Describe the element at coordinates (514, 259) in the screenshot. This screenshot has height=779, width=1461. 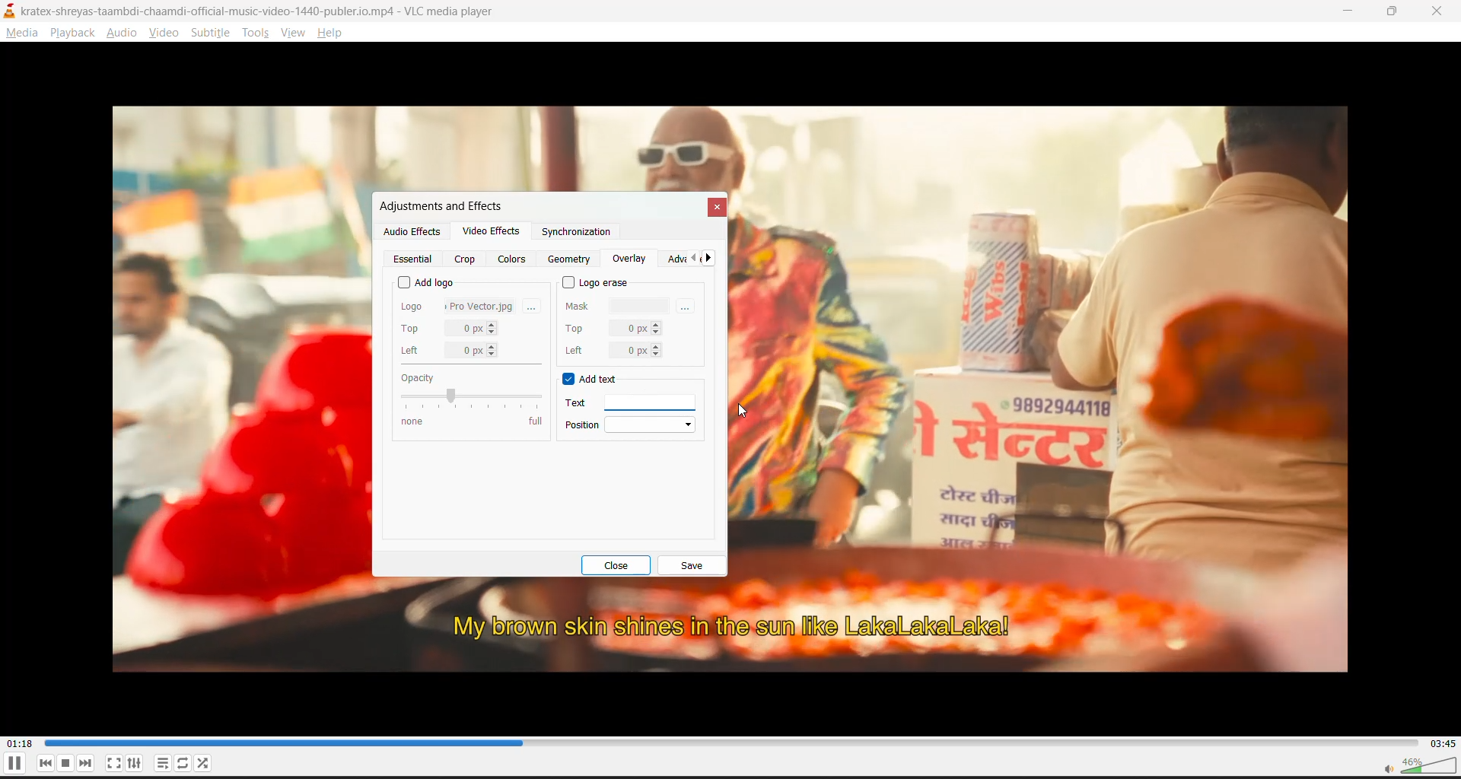
I see `colors` at that location.